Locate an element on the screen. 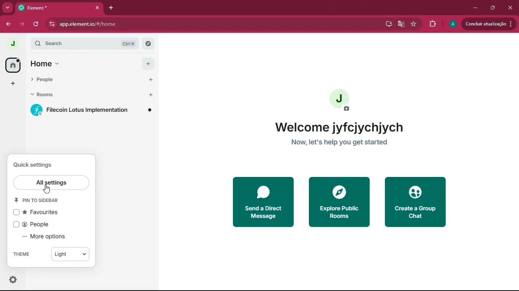  profile picture is located at coordinates (342, 99).